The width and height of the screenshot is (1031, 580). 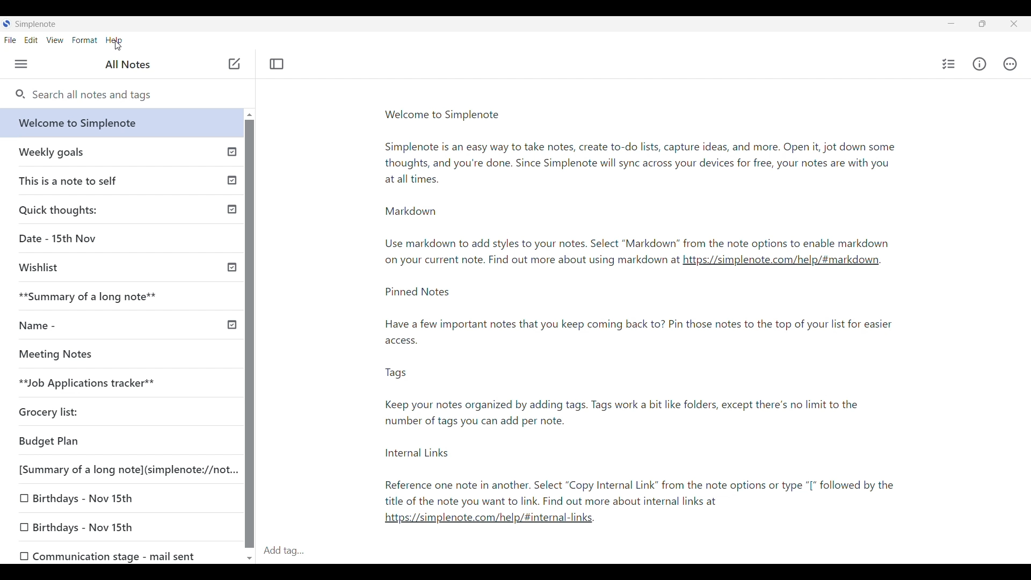 I want to click on Birthdays - Nov 15th, so click(x=70, y=499).